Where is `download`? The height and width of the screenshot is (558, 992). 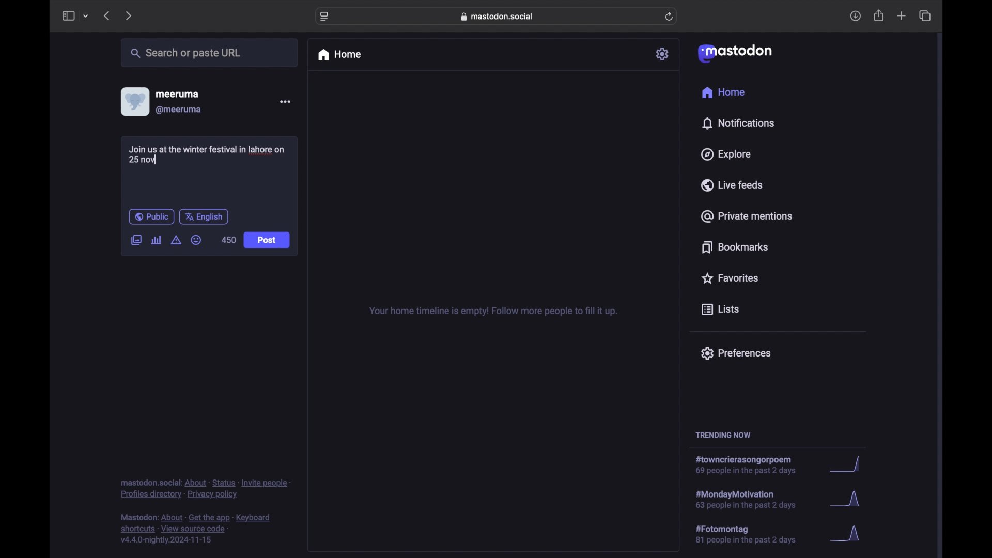
download is located at coordinates (856, 17).